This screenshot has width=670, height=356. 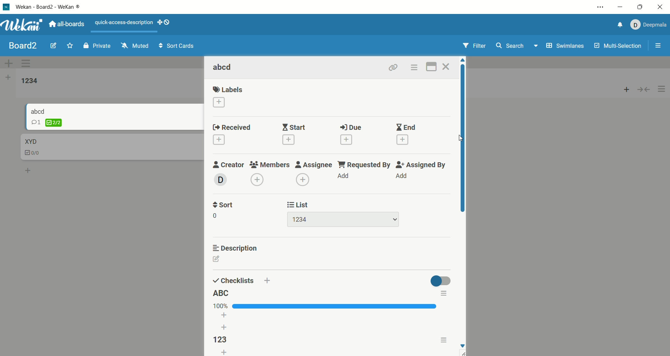 I want to click on options, so click(x=601, y=7).